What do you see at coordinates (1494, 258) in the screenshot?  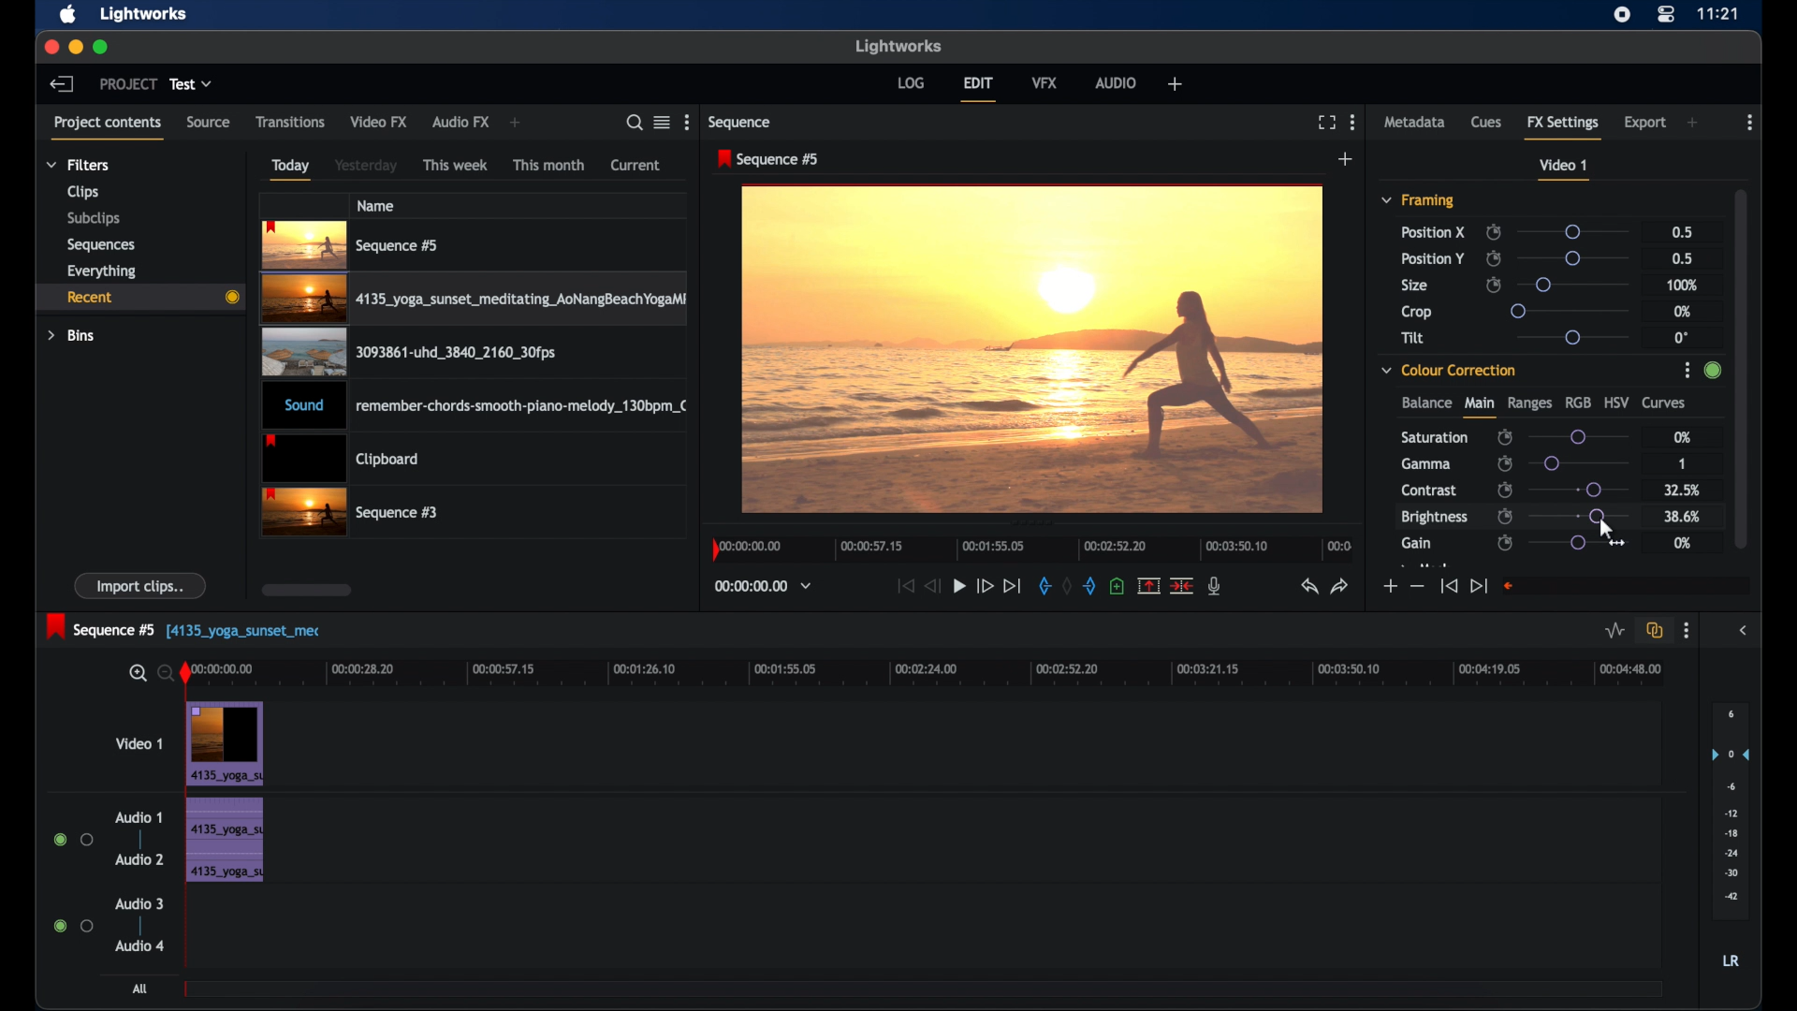 I see `enable/disable keyframes` at bounding box center [1494, 258].